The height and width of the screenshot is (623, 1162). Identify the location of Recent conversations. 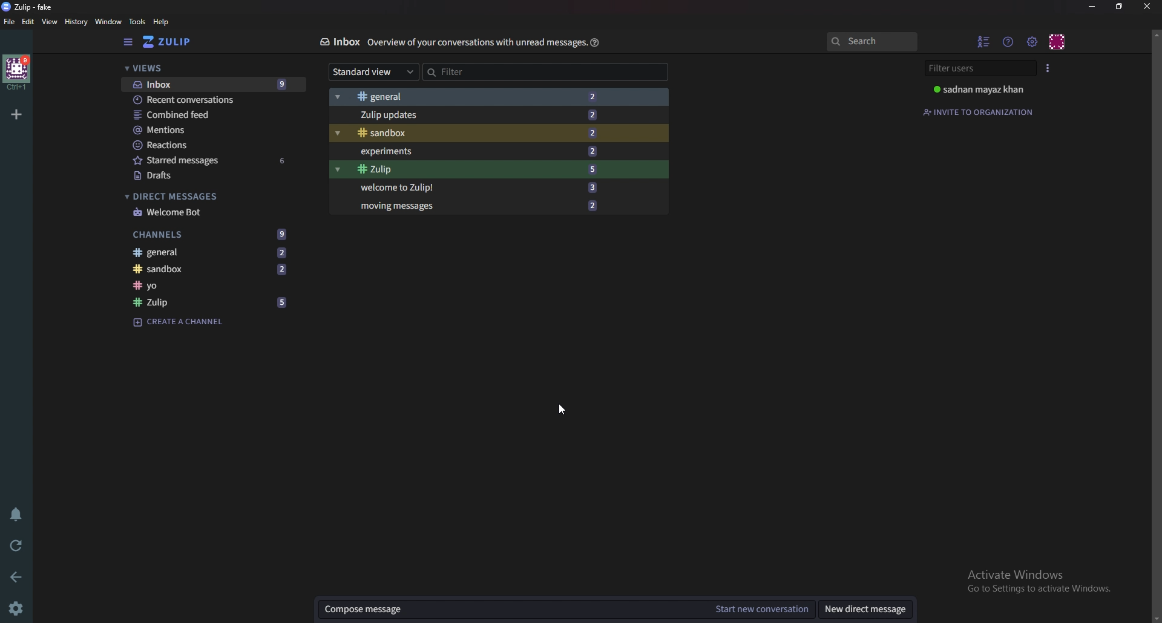
(217, 99).